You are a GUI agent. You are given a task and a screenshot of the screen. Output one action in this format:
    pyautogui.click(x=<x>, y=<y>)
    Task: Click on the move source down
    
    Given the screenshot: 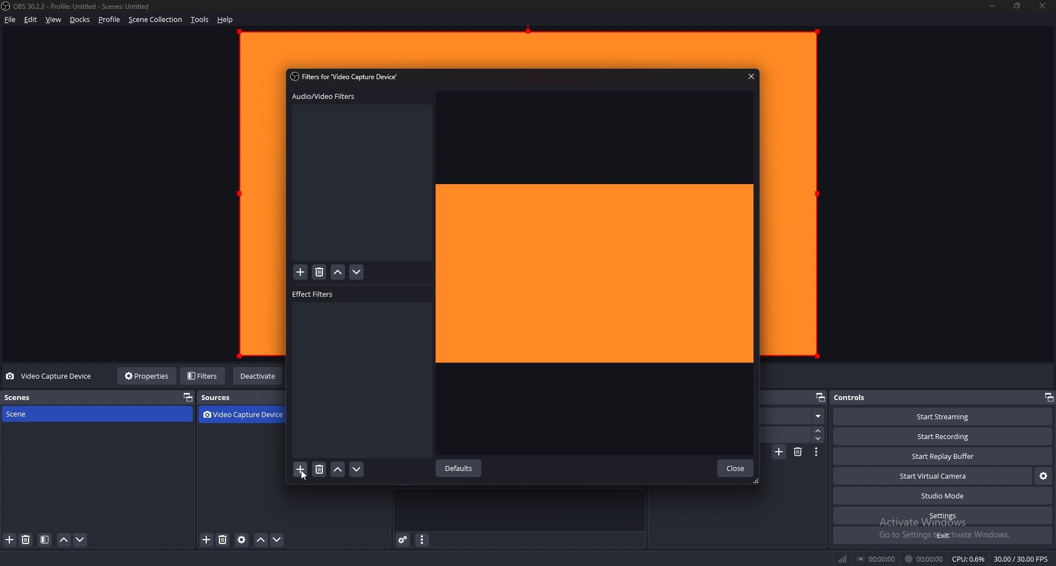 What is the action you would take?
    pyautogui.click(x=278, y=541)
    